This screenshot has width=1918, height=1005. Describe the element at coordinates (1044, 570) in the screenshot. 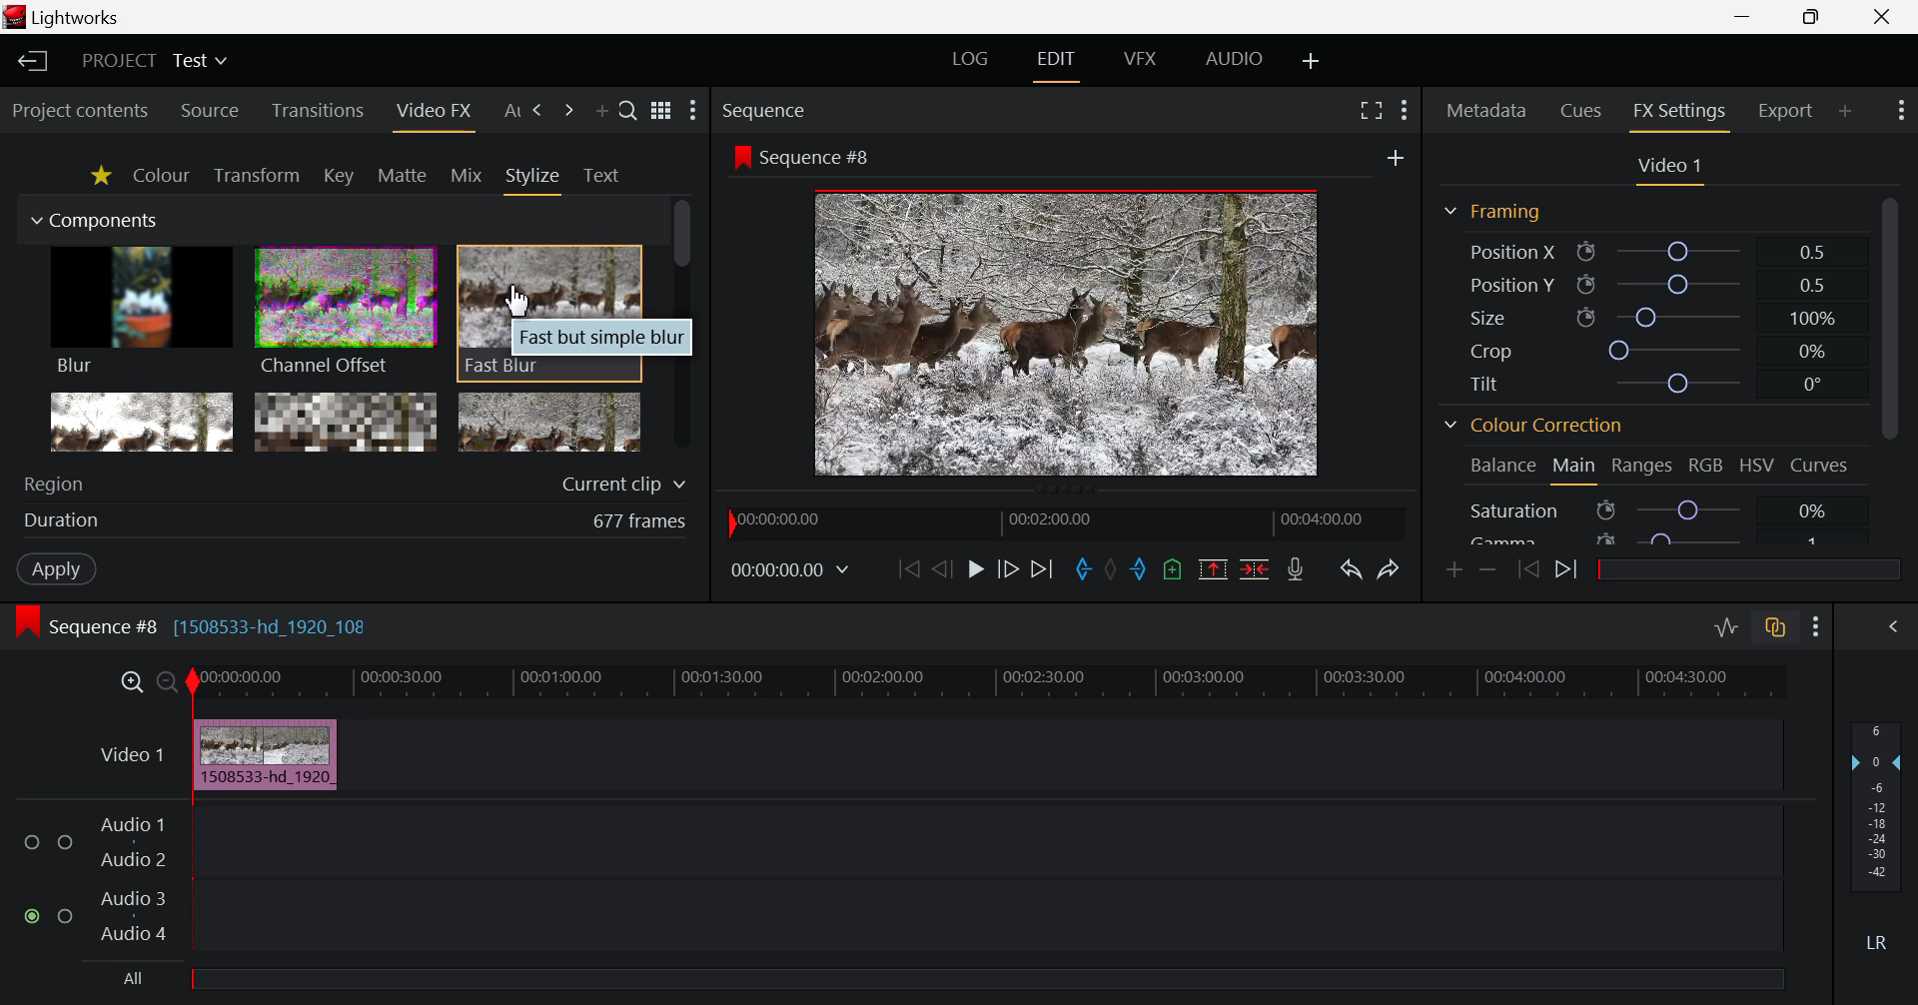

I see `To End` at that location.